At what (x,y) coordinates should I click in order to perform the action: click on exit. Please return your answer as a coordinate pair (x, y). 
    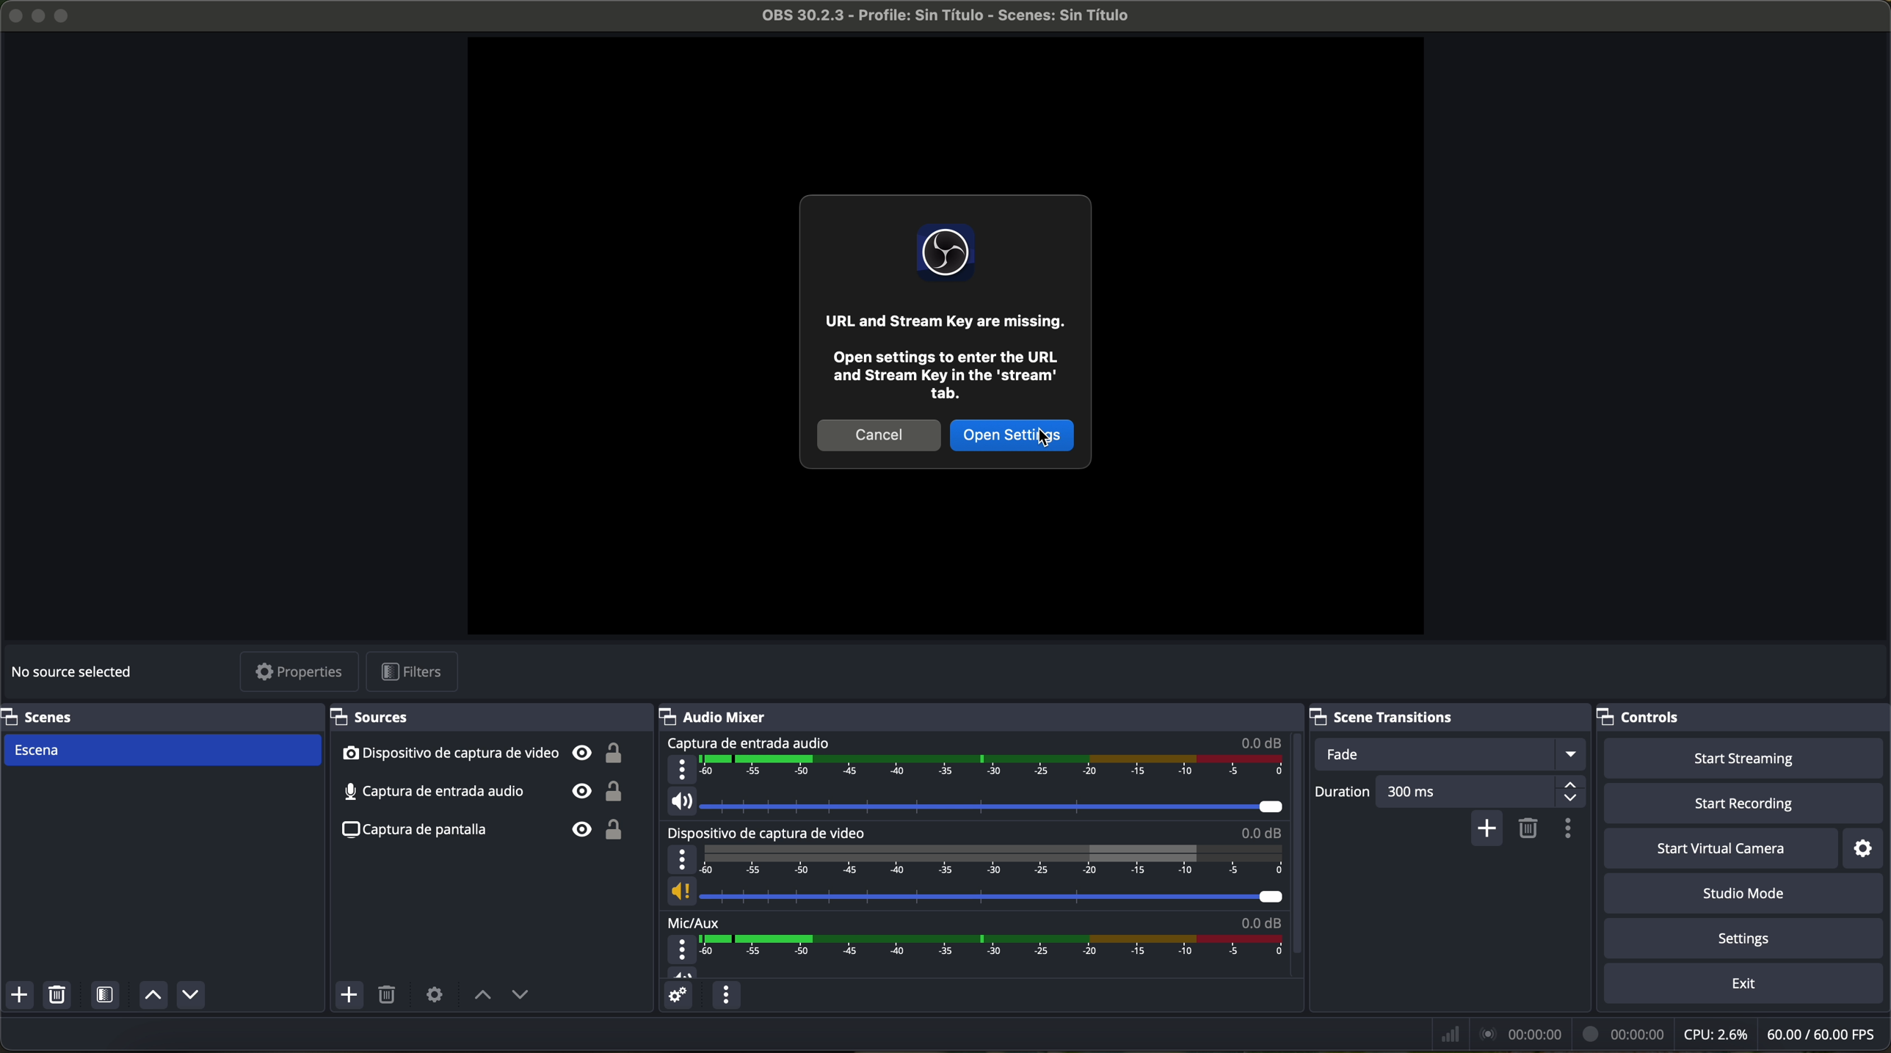
    Looking at the image, I should click on (1746, 986).